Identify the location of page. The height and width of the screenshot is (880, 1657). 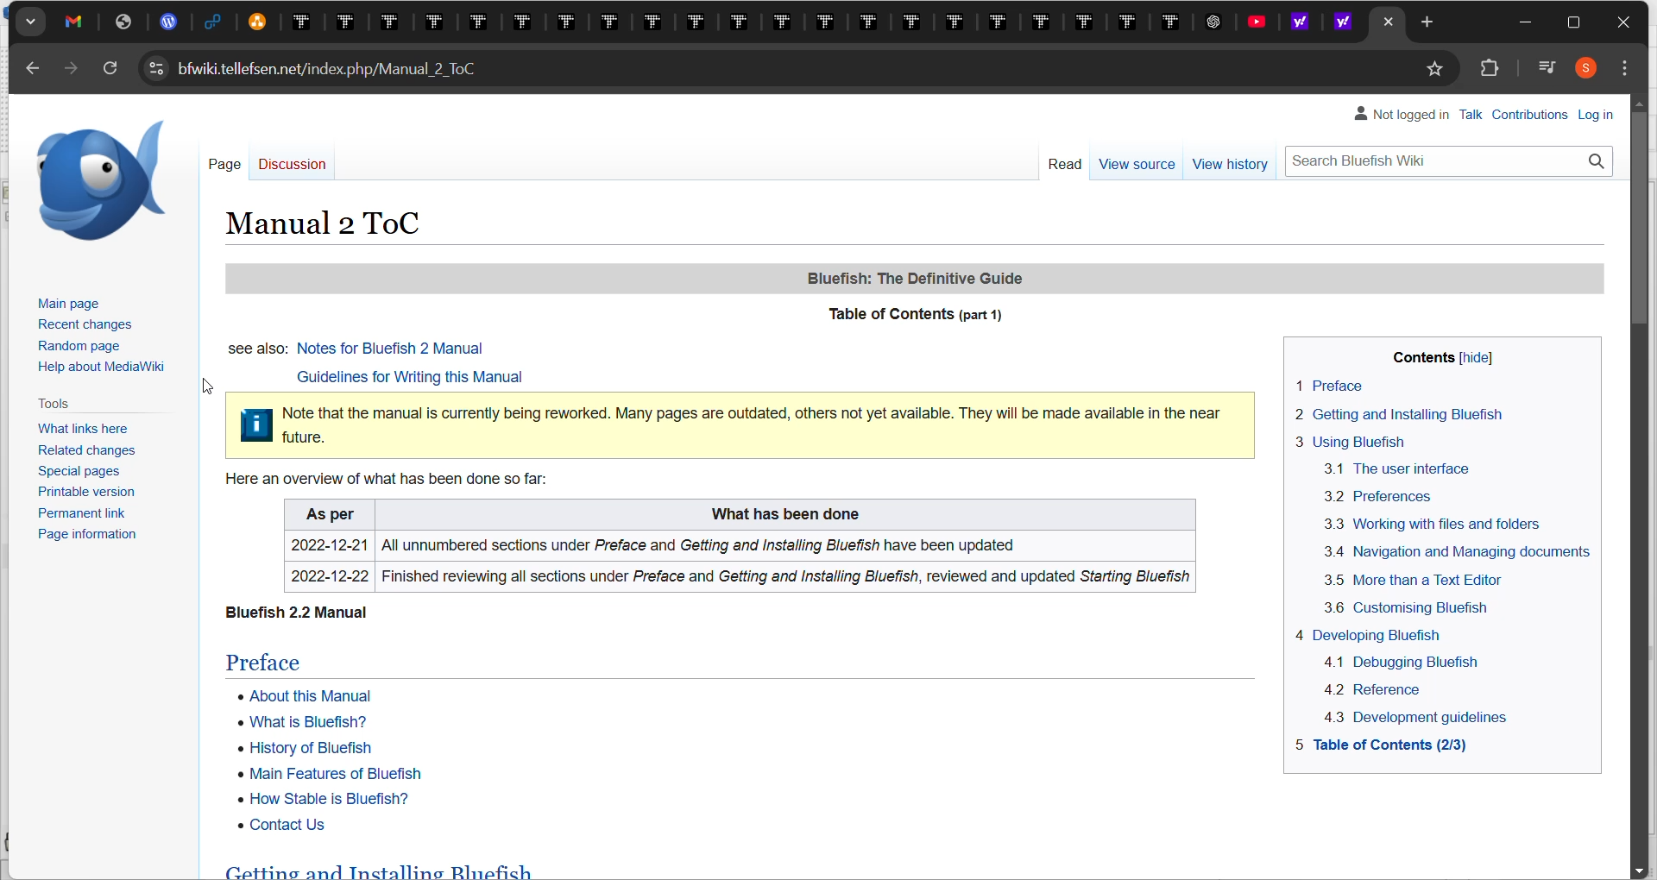
(220, 166).